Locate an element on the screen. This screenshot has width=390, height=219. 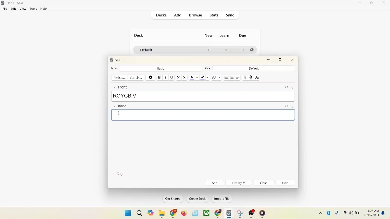
close is located at coordinates (292, 61).